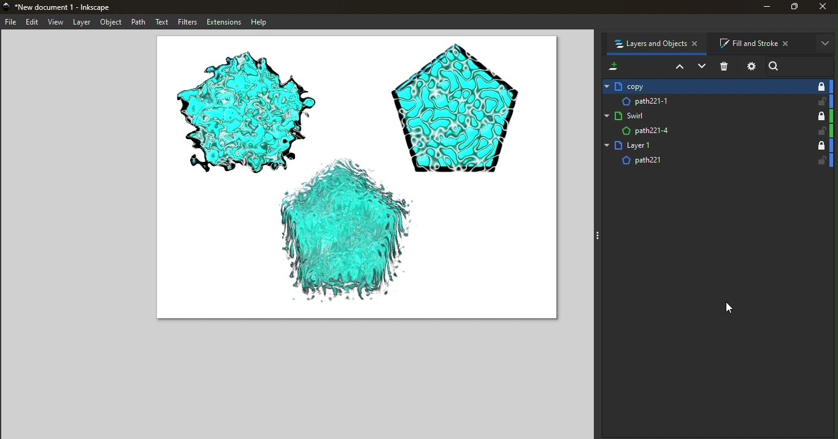 This screenshot has height=439, width=838. What do you see at coordinates (113, 22) in the screenshot?
I see `Object` at bounding box center [113, 22].